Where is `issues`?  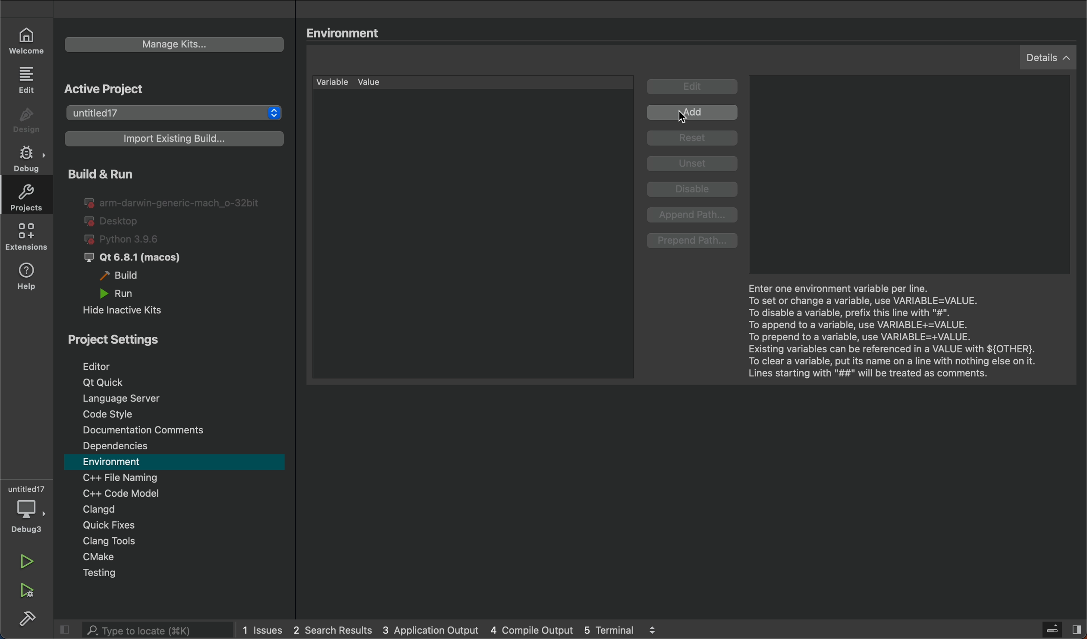
issues is located at coordinates (264, 630).